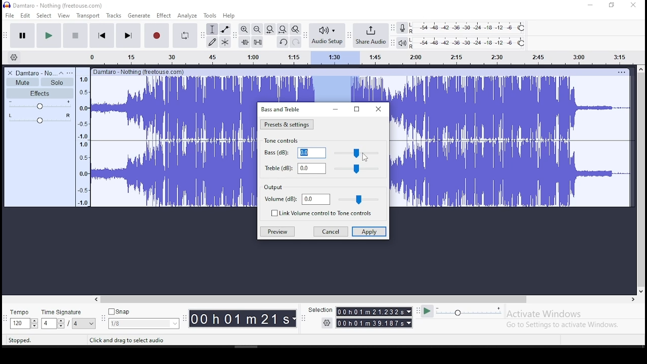 Image resolution: width=647 pixels, height=364 pixels. Describe the element at coordinates (323, 89) in the screenshot. I see `track's timing` at that location.